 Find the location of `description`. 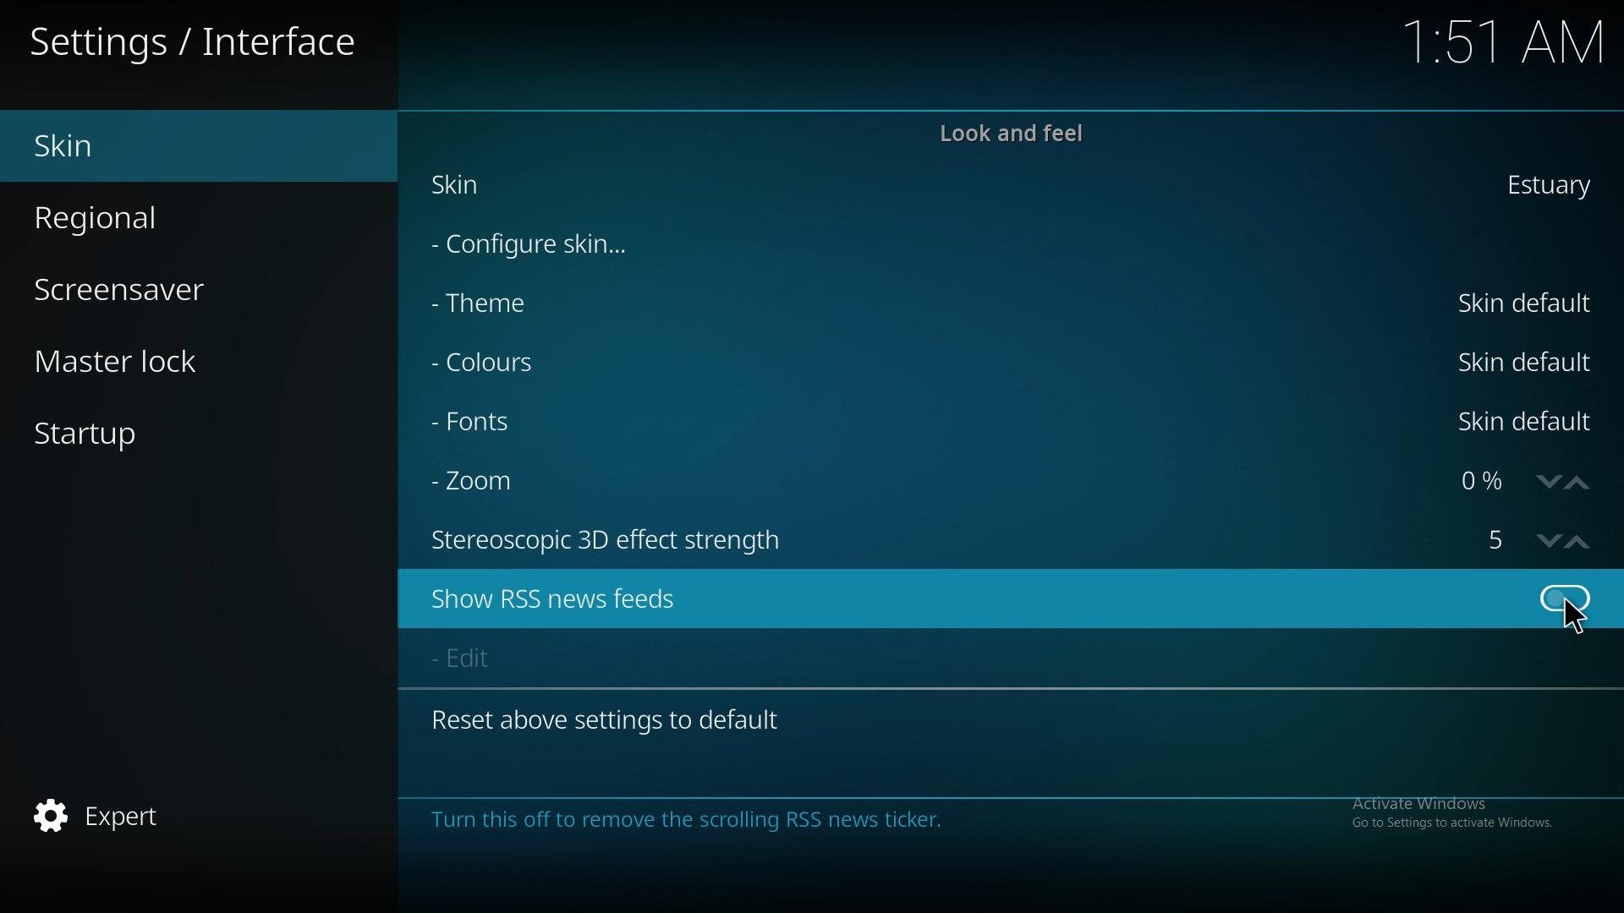

description is located at coordinates (700, 817).